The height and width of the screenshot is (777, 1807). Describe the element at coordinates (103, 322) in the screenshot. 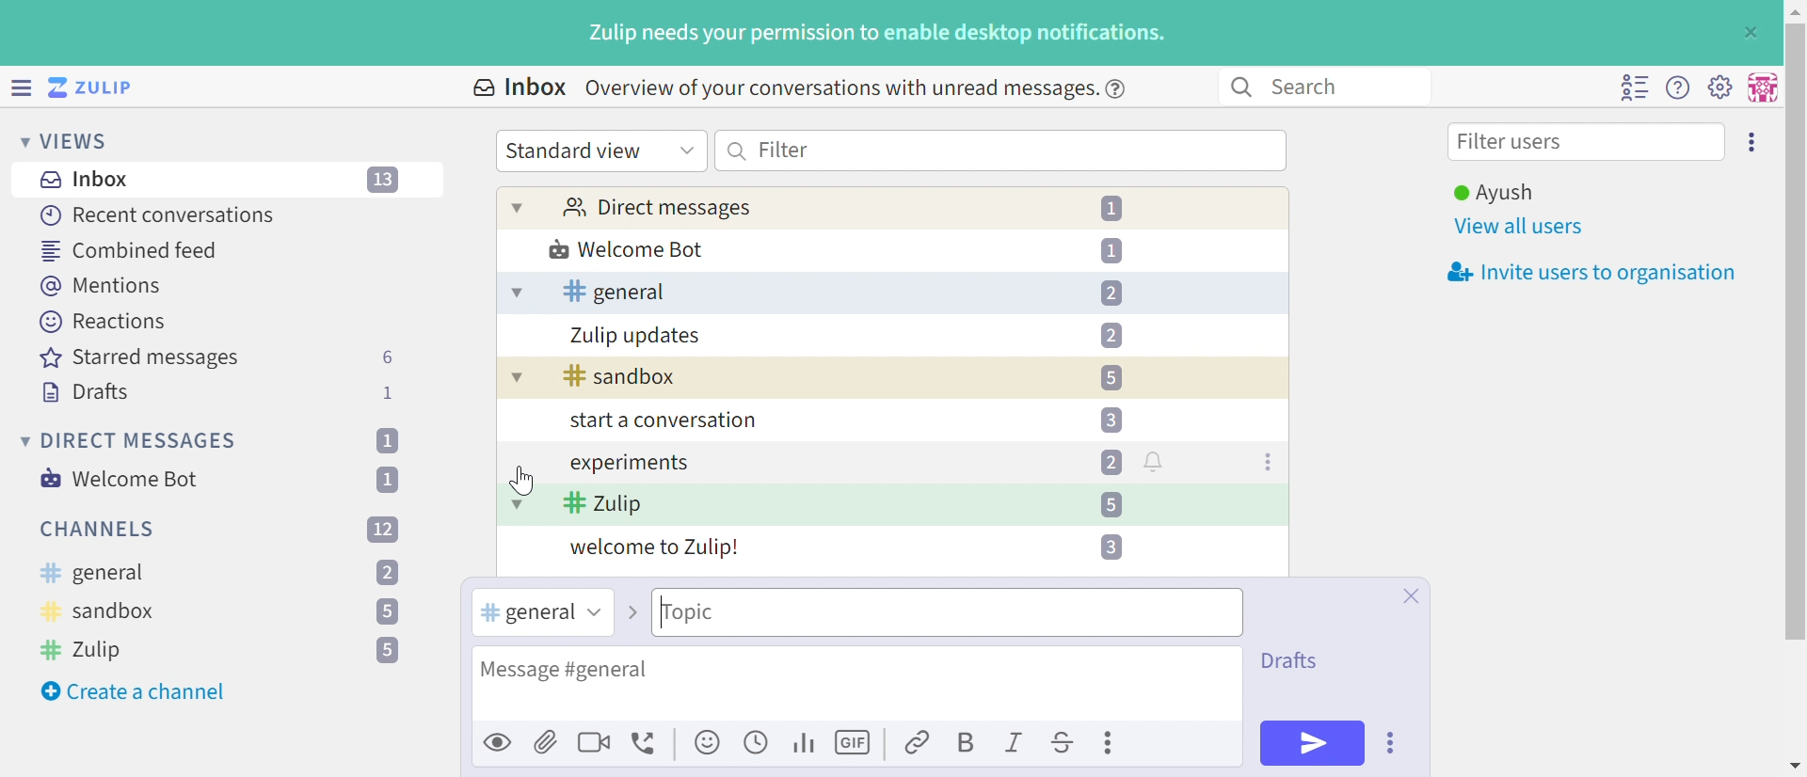

I see `Reactions` at that location.